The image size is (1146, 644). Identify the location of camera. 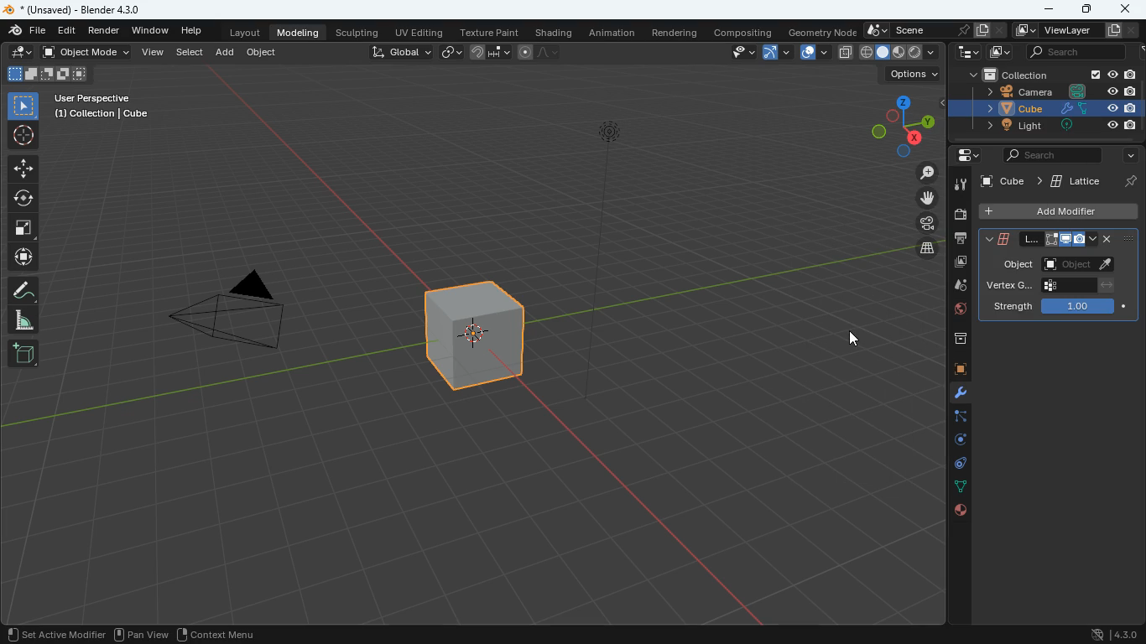
(960, 216).